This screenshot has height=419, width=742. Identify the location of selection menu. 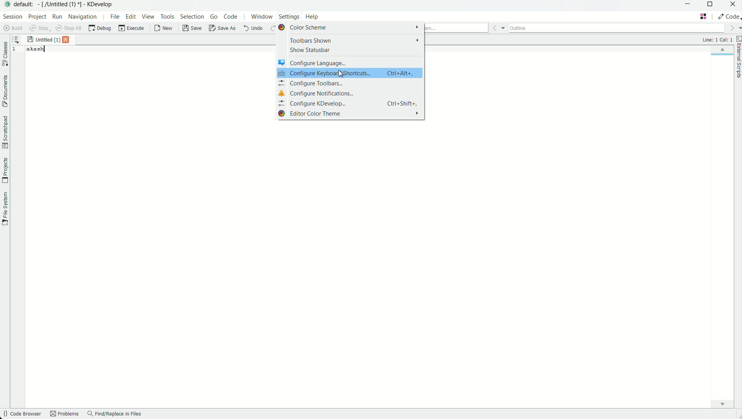
(192, 17).